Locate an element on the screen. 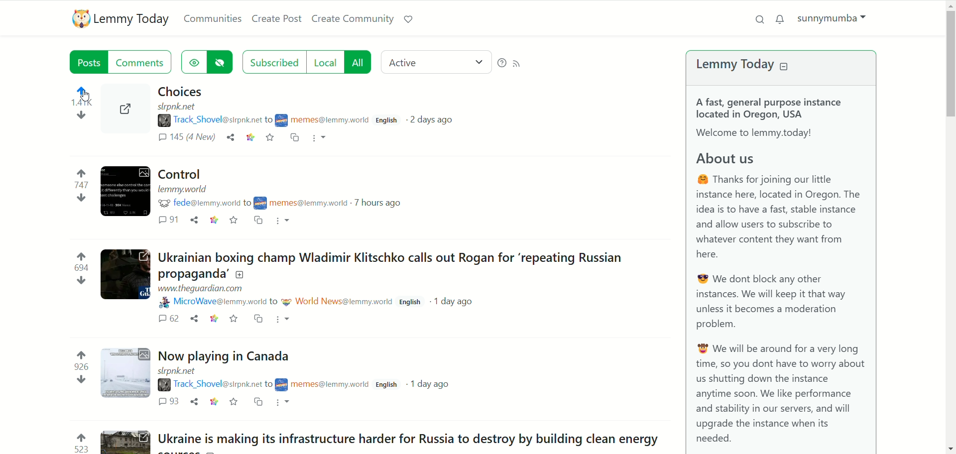 Image resolution: width=956 pixels, height=454 pixels. save is located at coordinates (233, 319).